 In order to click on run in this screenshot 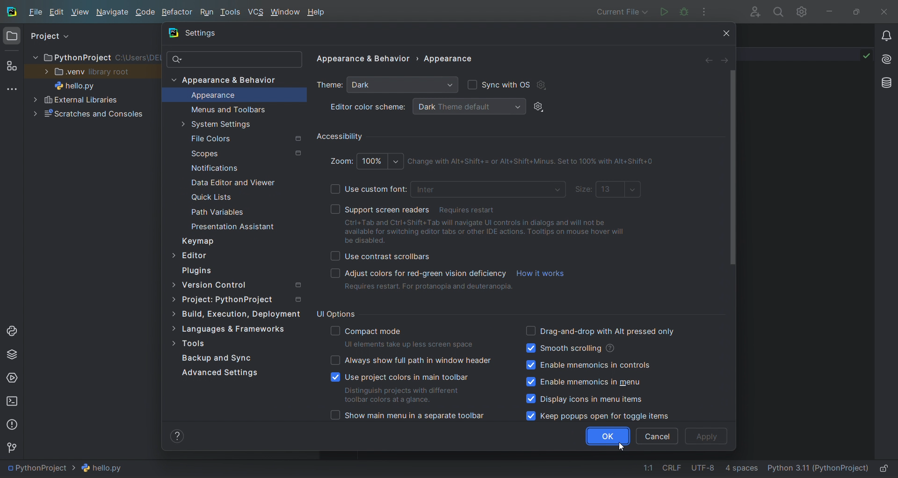, I will do `click(661, 11)`.